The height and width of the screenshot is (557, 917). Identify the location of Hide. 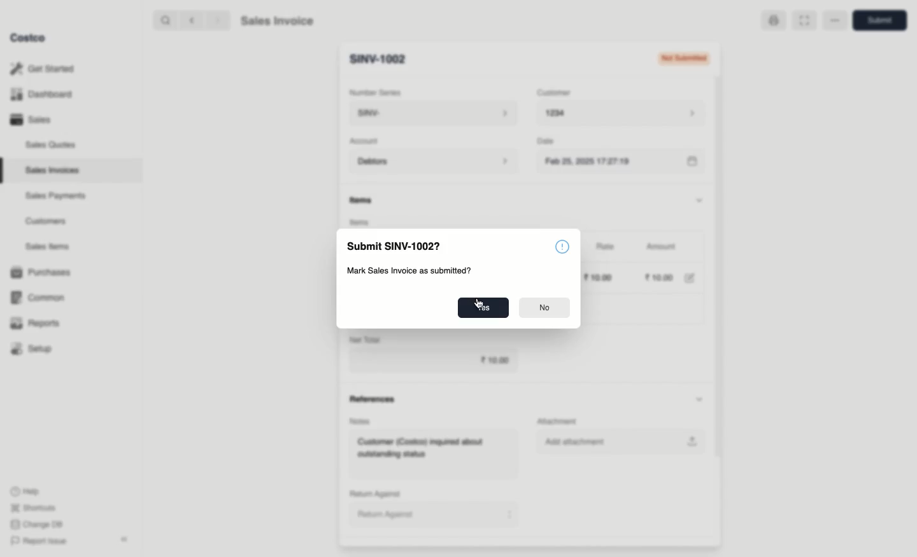
(700, 200).